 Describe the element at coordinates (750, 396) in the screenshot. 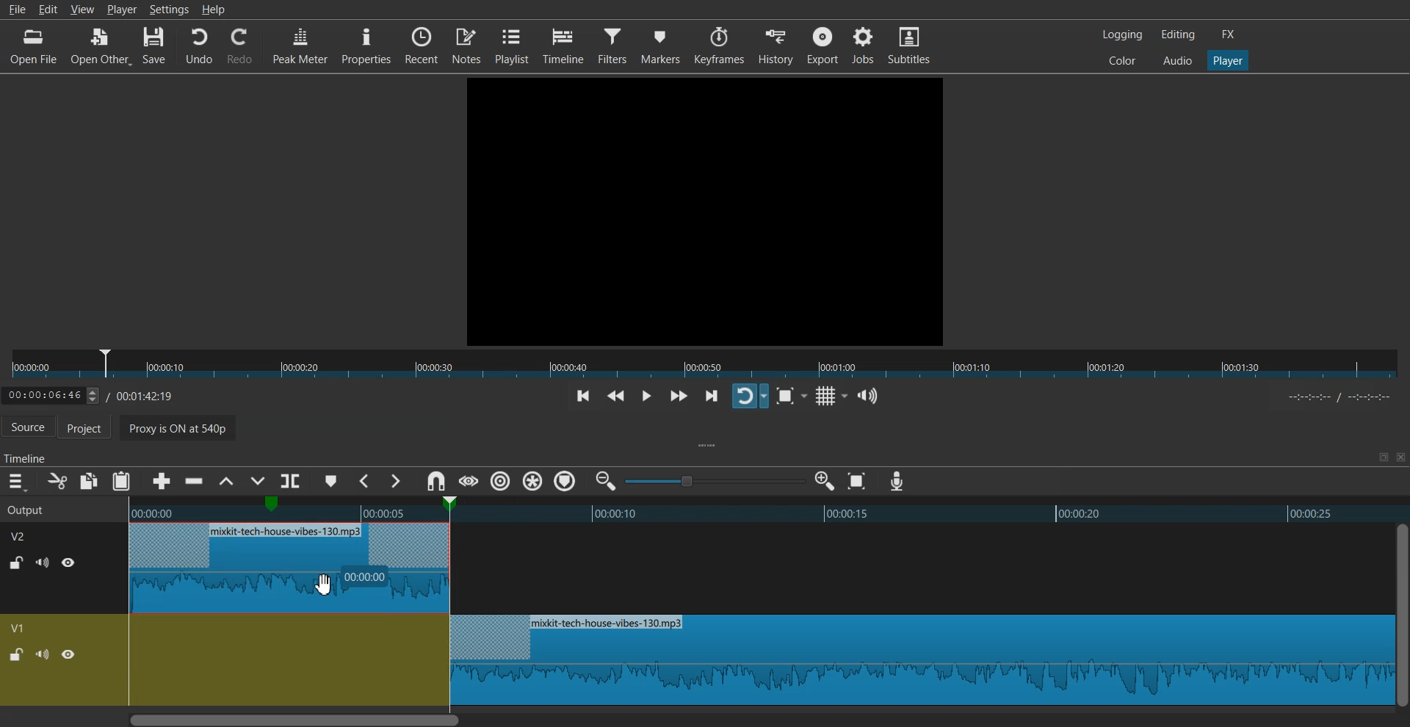

I see `Toggle player lopping` at that location.